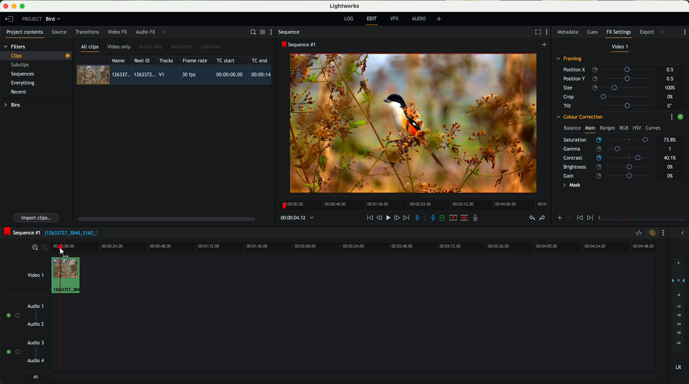 The image size is (689, 384). I want to click on audio, so click(419, 18).